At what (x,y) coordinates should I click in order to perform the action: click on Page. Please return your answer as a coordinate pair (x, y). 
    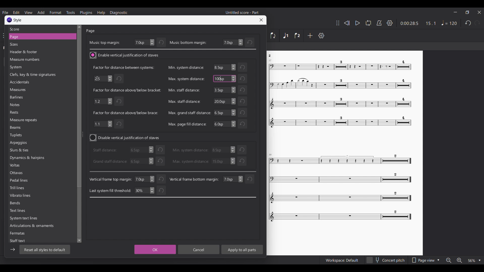
    Looking at the image, I should click on (91, 31).